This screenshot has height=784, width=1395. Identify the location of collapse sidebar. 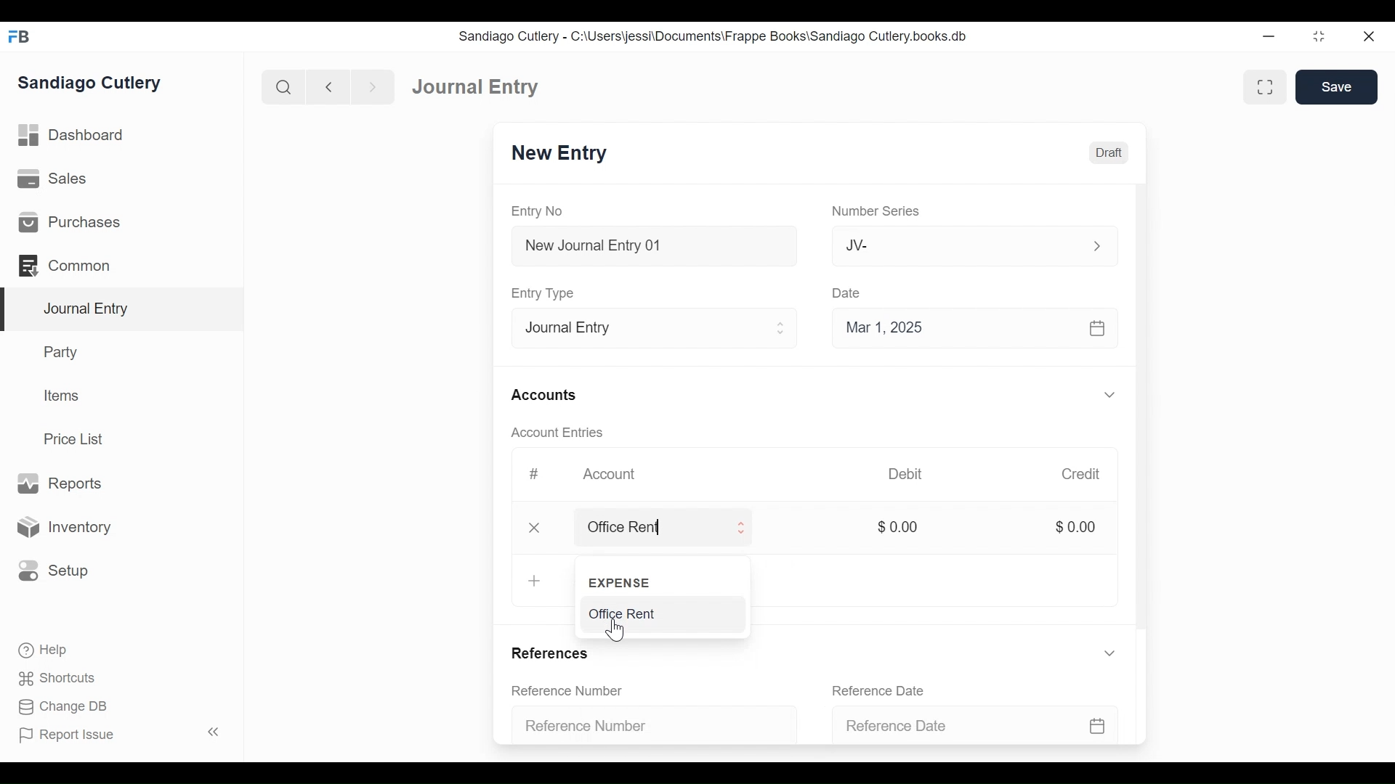
(211, 732).